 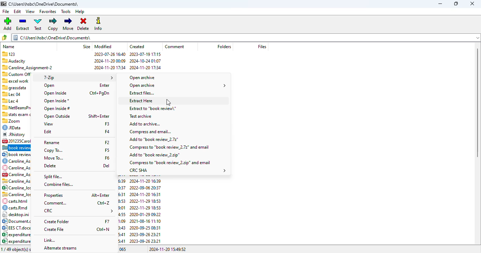 I want to click on open inside#, so click(x=57, y=109).